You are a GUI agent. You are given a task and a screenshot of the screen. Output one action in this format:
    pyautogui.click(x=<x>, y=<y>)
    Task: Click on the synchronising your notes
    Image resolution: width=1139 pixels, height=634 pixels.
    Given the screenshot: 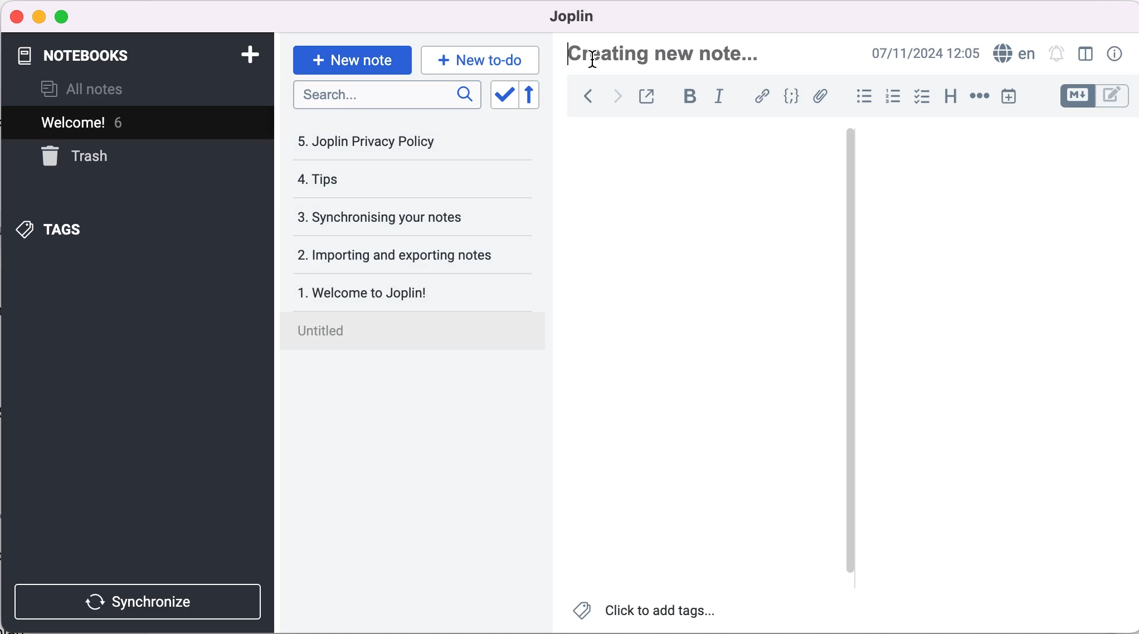 What is the action you would take?
    pyautogui.click(x=397, y=217)
    